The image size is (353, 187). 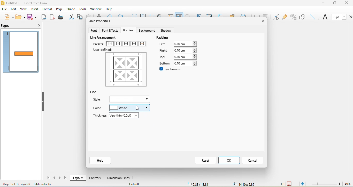 What do you see at coordinates (9, 17) in the screenshot?
I see `new` at bounding box center [9, 17].